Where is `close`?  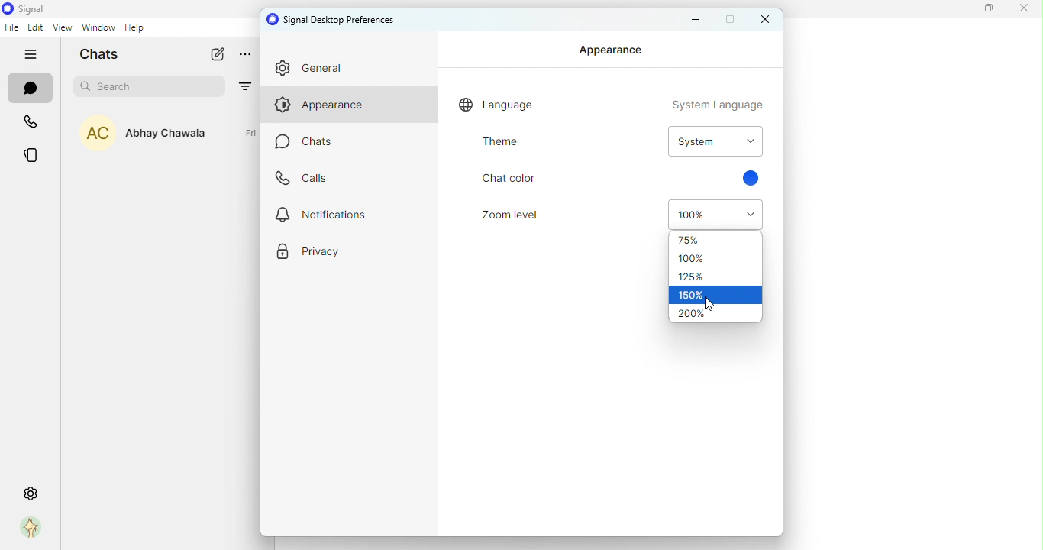
close is located at coordinates (1027, 11).